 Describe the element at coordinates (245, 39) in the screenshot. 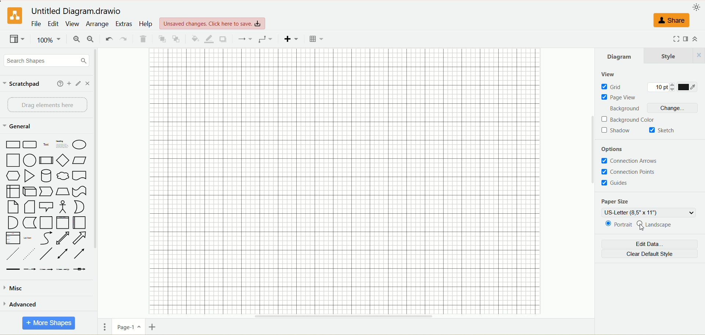

I see `connection` at that location.